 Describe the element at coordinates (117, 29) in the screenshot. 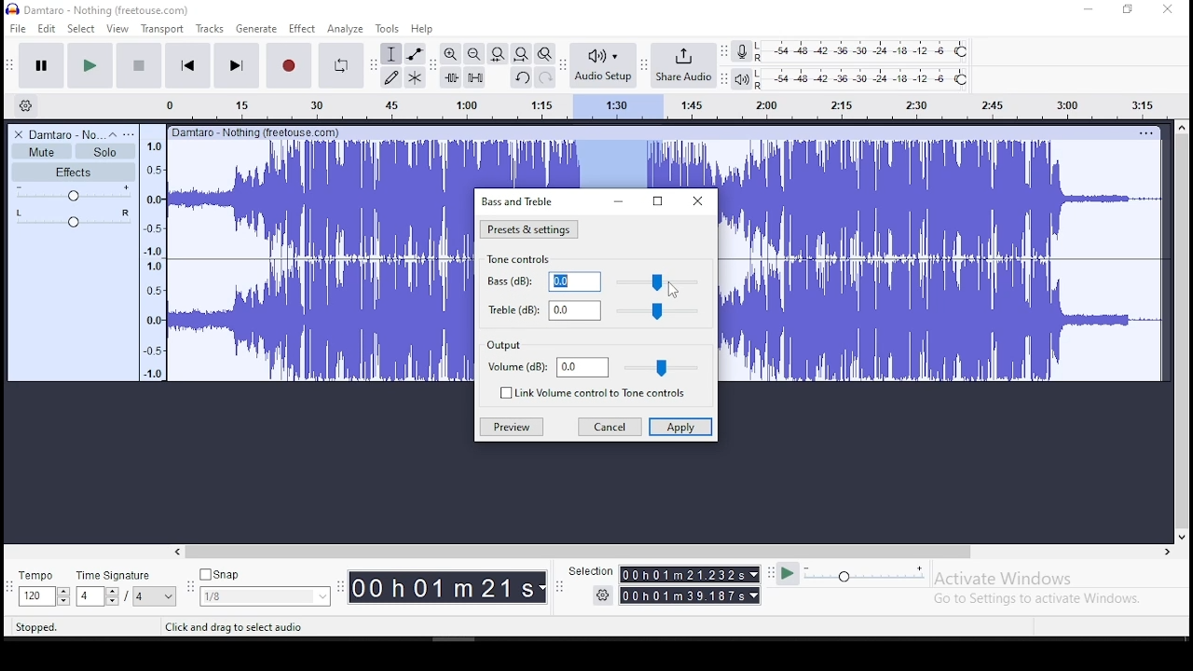

I see `view` at that location.